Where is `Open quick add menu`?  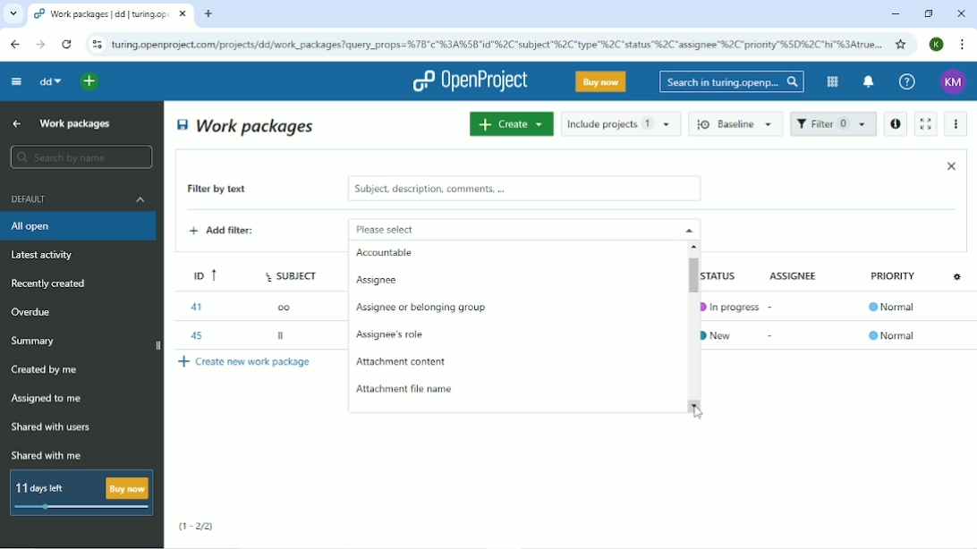 Open quick add menu is located at coordinates (90, 81).